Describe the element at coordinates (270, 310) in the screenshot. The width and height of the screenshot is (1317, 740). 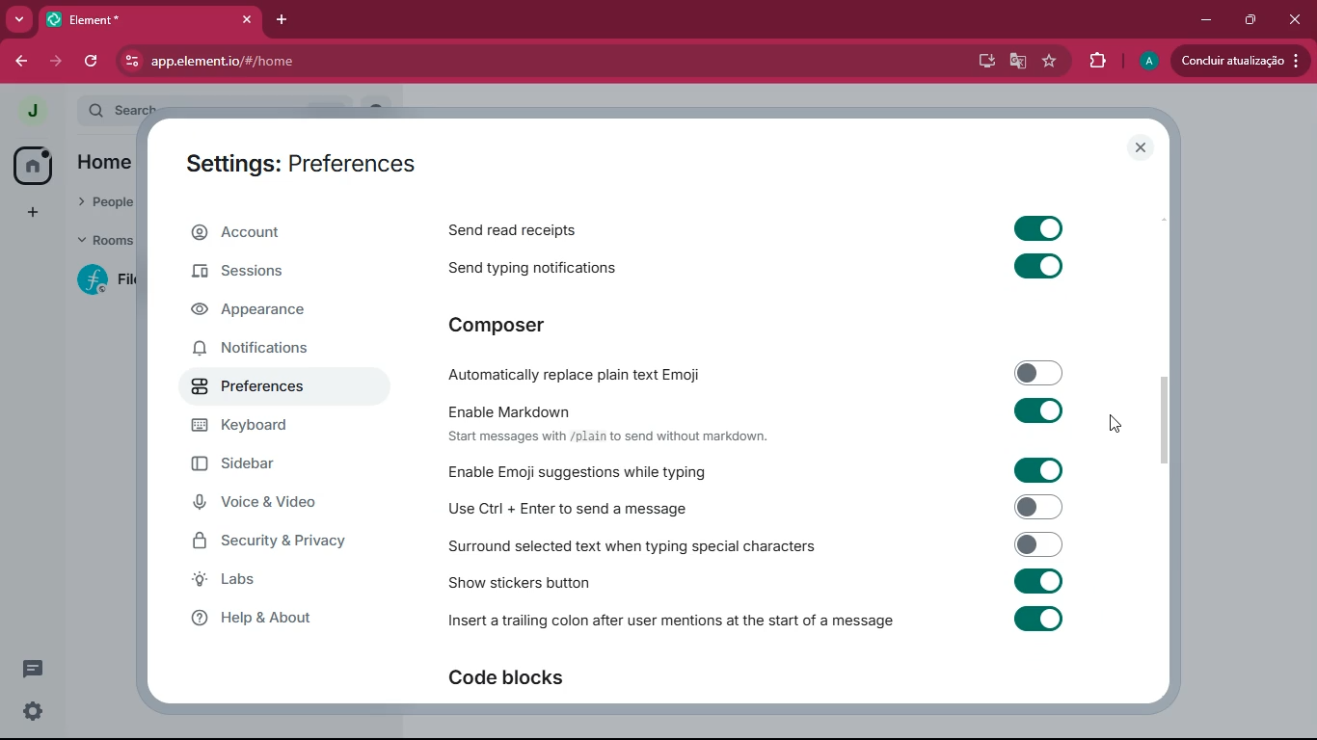
I see `appearance` at that location.